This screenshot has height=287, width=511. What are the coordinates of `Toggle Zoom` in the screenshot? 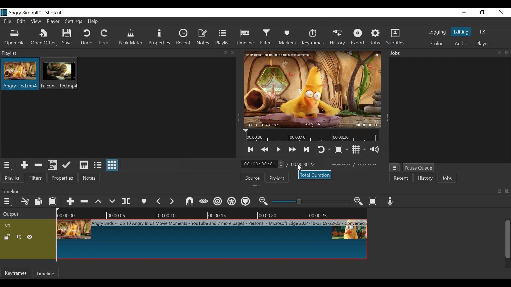 It's located at (341, 150).